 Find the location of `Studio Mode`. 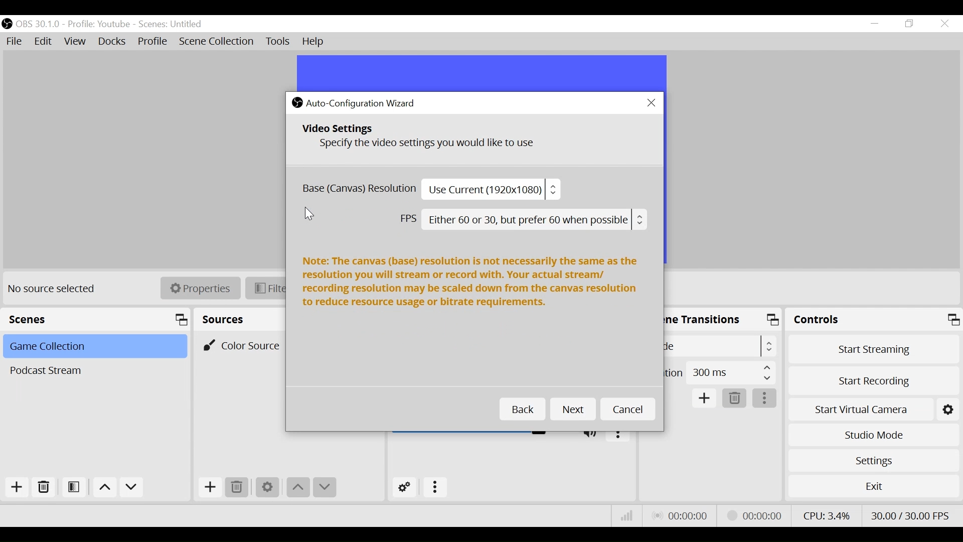

Studio Mode is located at coordinates (872, 437).